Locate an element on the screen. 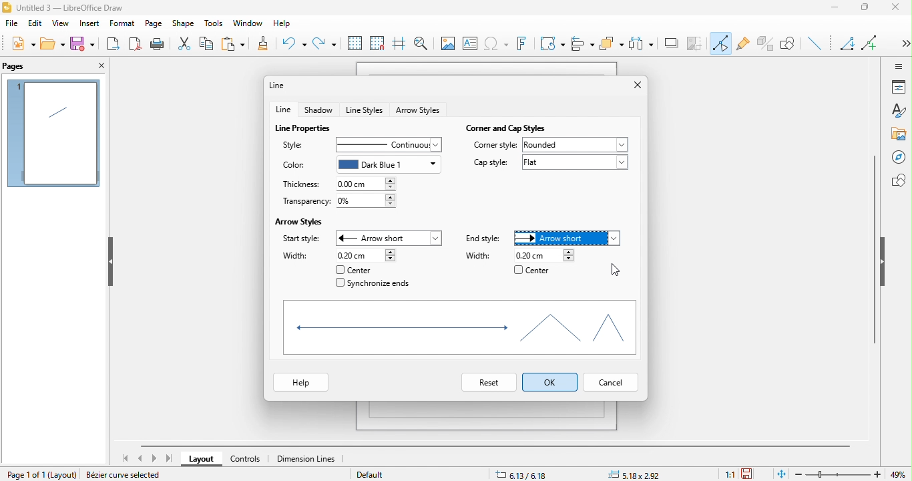 This screenshot has width=912, height=481. shadow is located at coordinates (320, 109).